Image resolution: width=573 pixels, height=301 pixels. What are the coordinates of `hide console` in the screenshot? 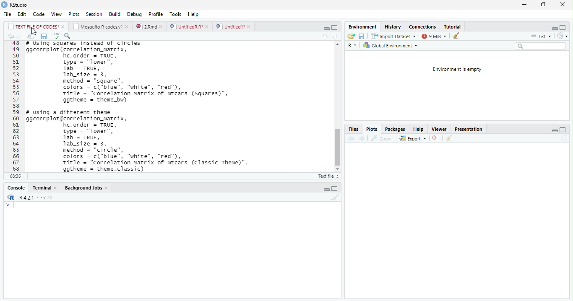 It's located at (564, 130).